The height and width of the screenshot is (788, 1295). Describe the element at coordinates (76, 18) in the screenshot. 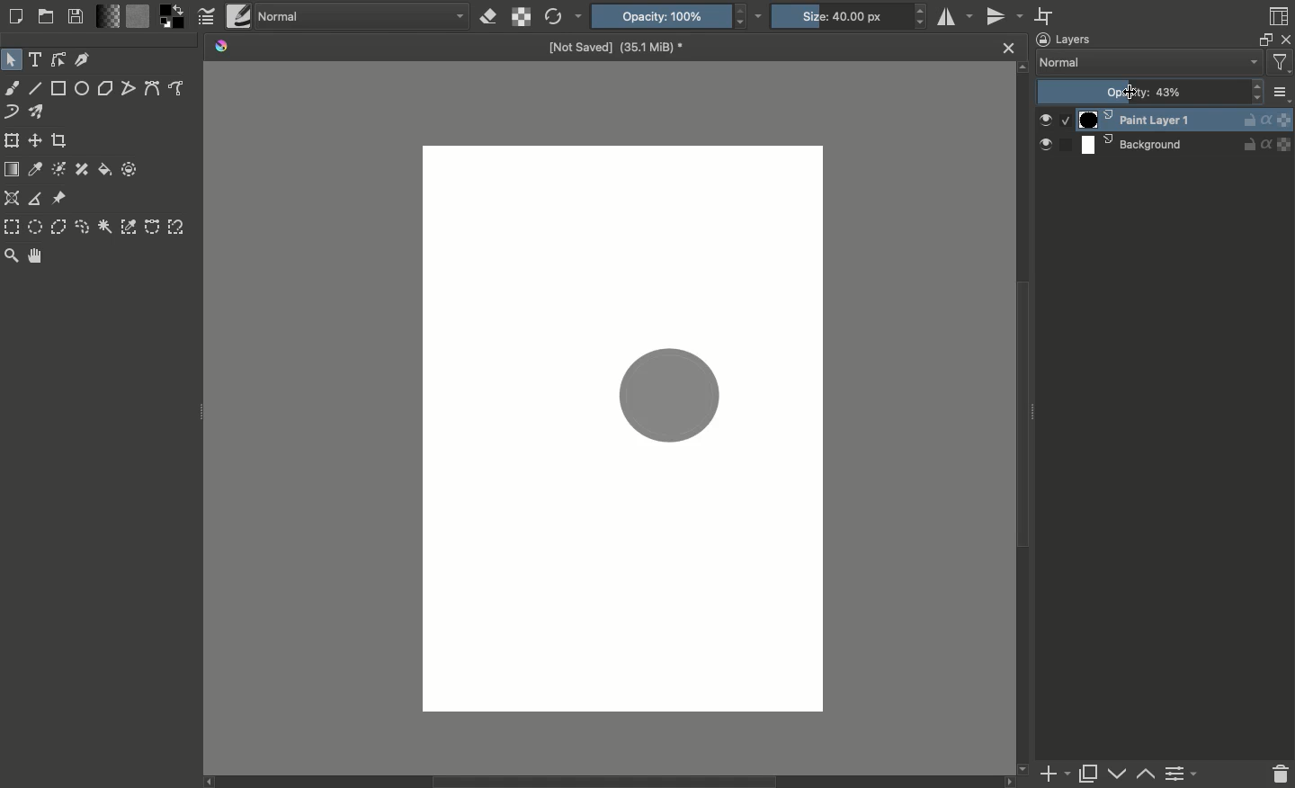

I see `Save` at that location.